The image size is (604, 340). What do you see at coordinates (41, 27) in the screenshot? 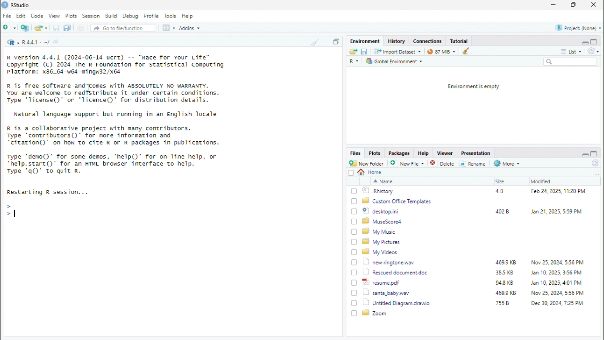
I see `open file` at bounding box center [41, 27].